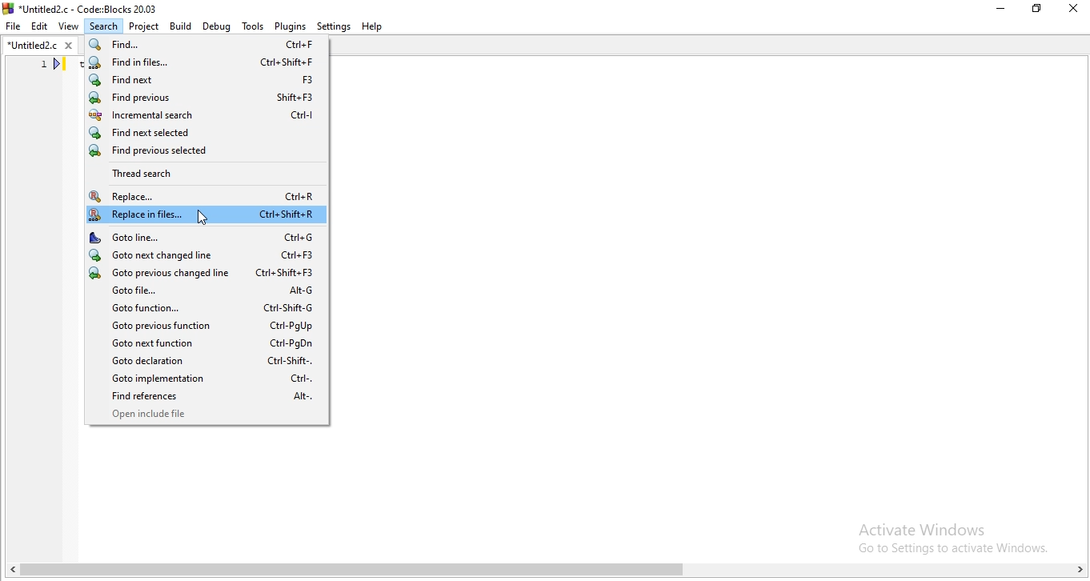 This screenshot has width=1090, height=581. Describe the element at coordinates (206, 379) in the screenshot. I see `Goto implementation` at that location.